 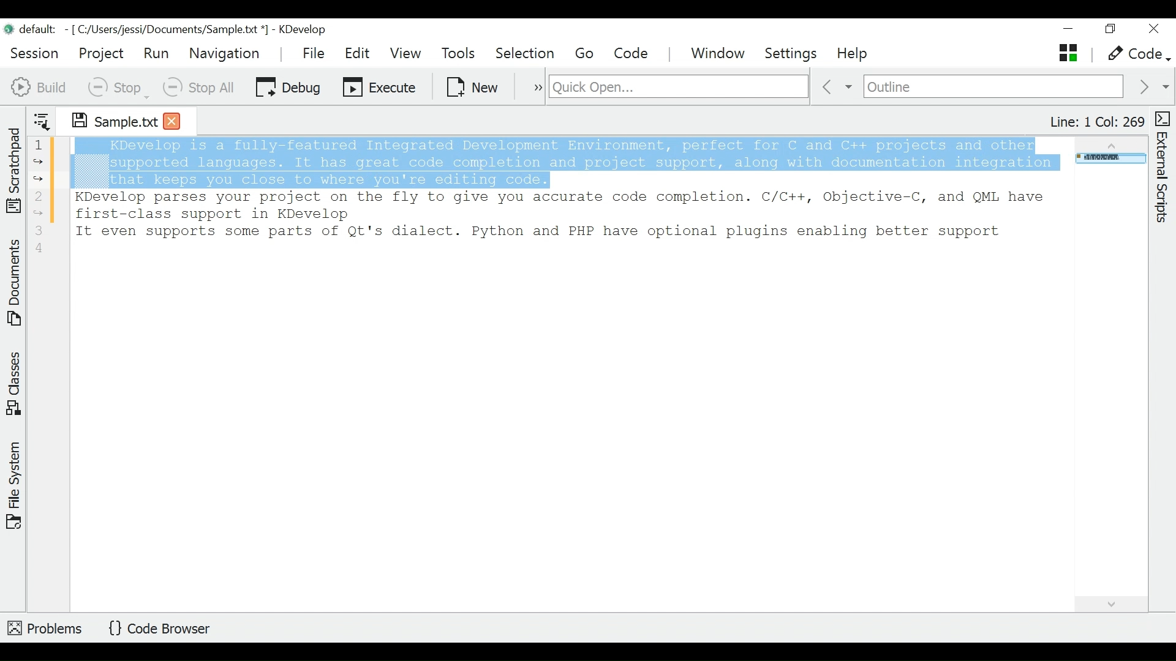 What do you see at coordinates (1067, 53) in the screenshot?
I see `Stack (Opens and activates the documet)` at bounding box center [1067, 53].